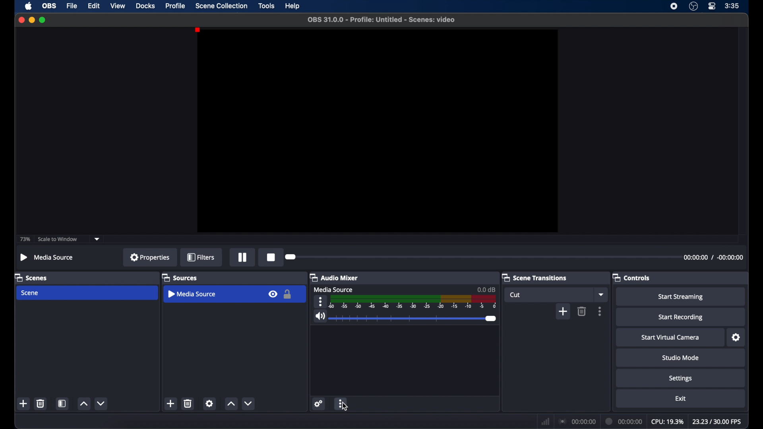 This screenshot has width=763, height=429. I want to click on edit, so click(94, 6).